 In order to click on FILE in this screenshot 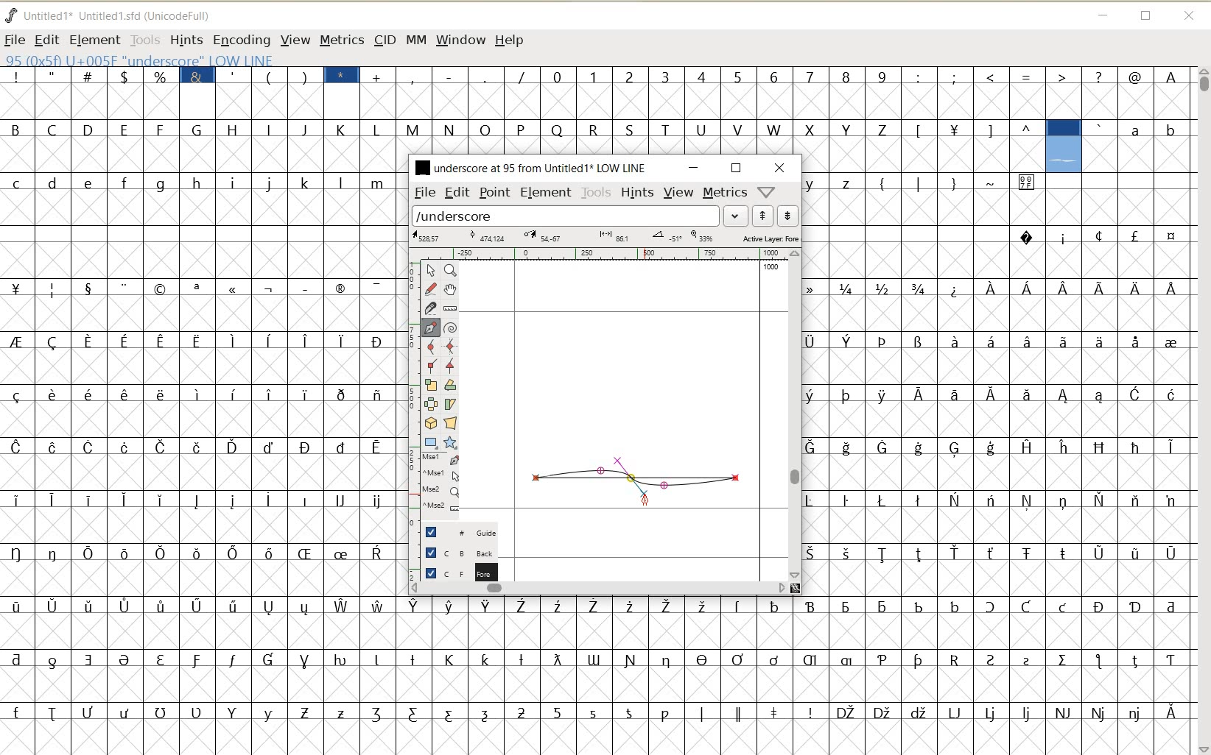, I will do `click(424, 193)`.